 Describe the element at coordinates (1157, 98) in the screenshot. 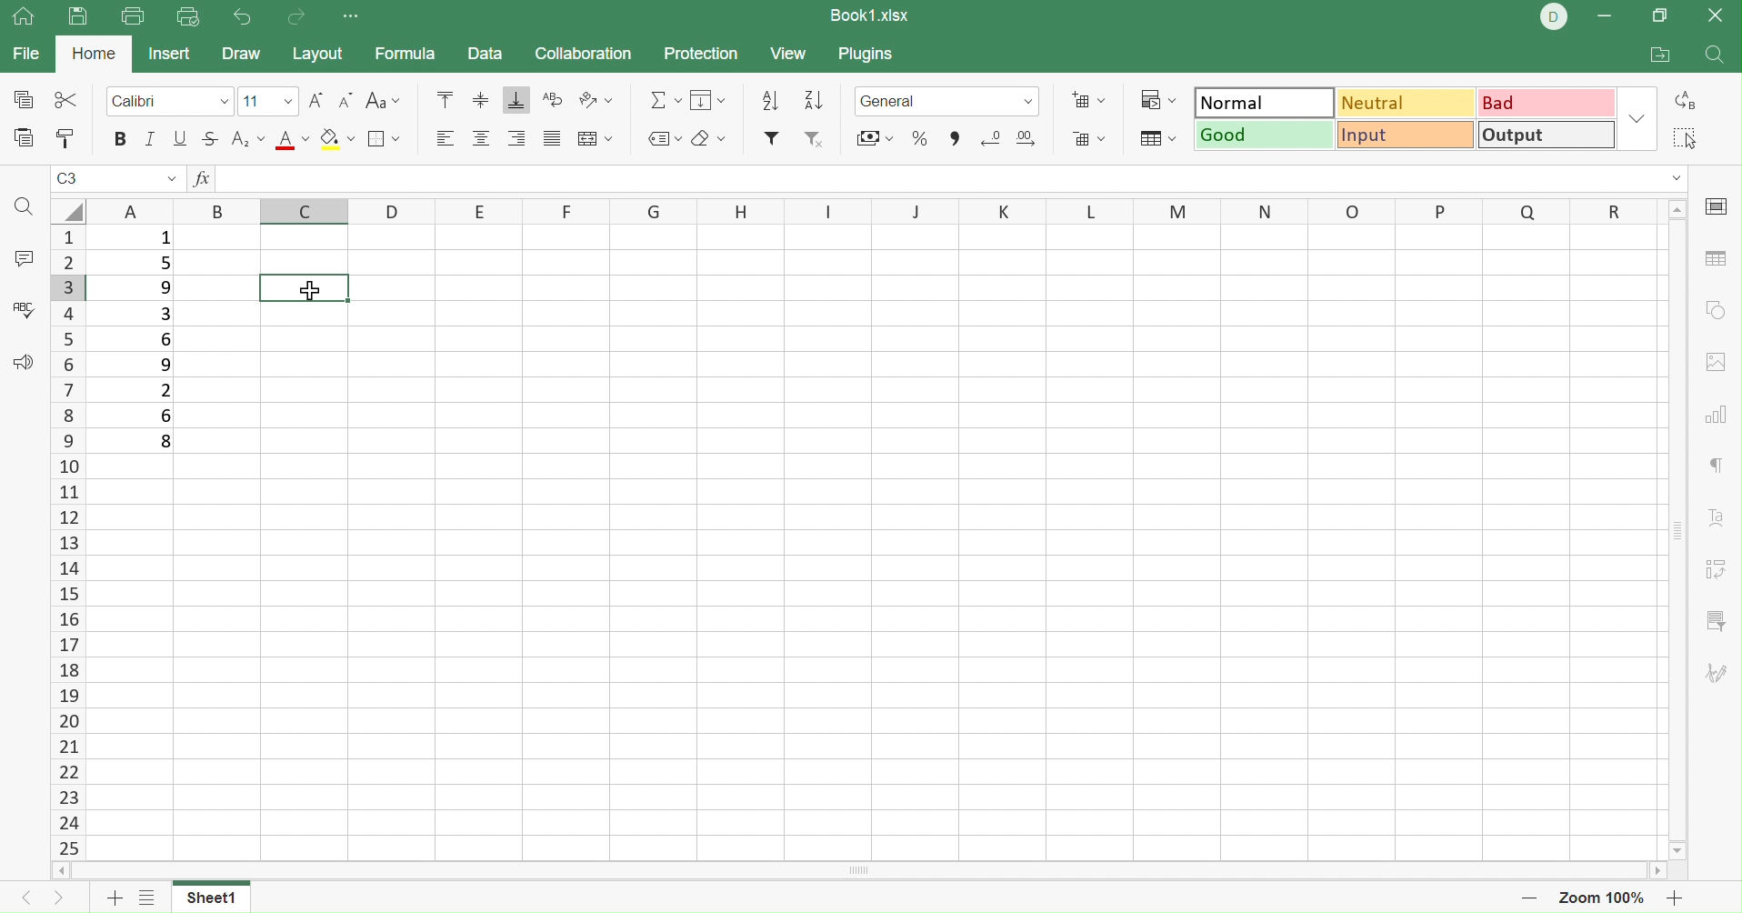

I see `Conditional formatting` at that location.